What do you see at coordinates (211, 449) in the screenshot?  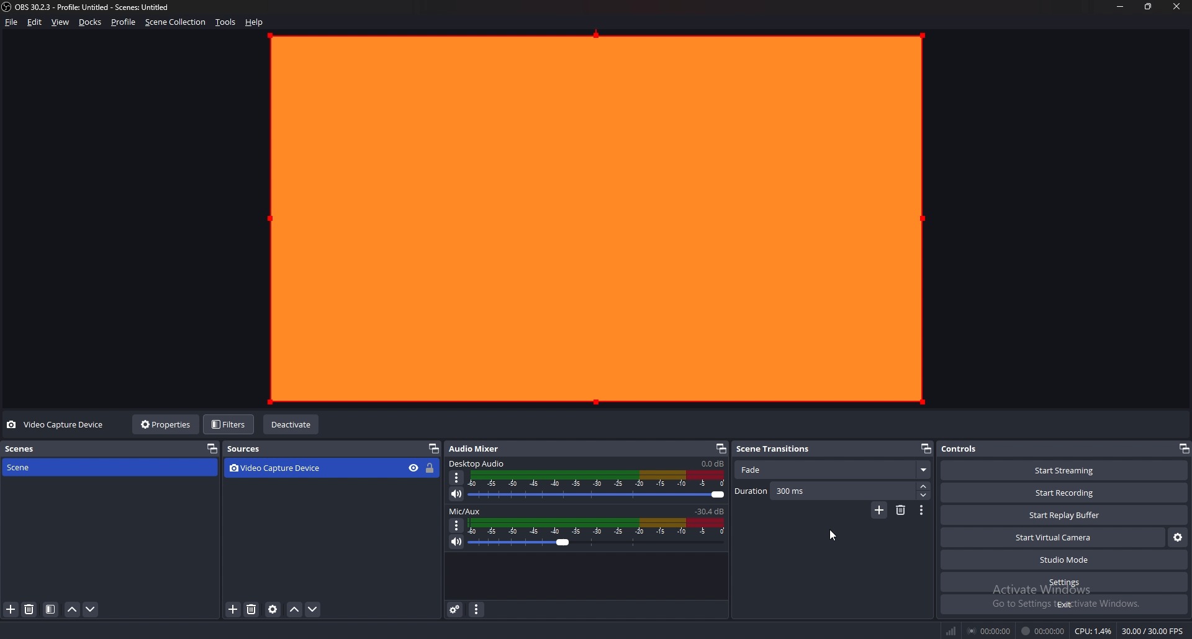 I see `pop out` at bounding box center [211, 449].